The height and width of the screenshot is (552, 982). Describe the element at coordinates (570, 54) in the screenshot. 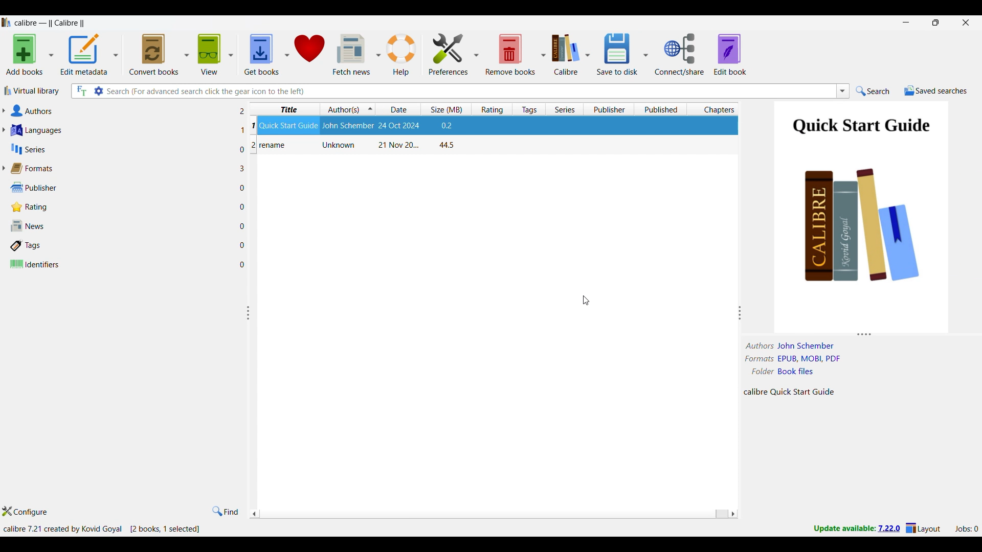

I see `Calibre settings` at that location.